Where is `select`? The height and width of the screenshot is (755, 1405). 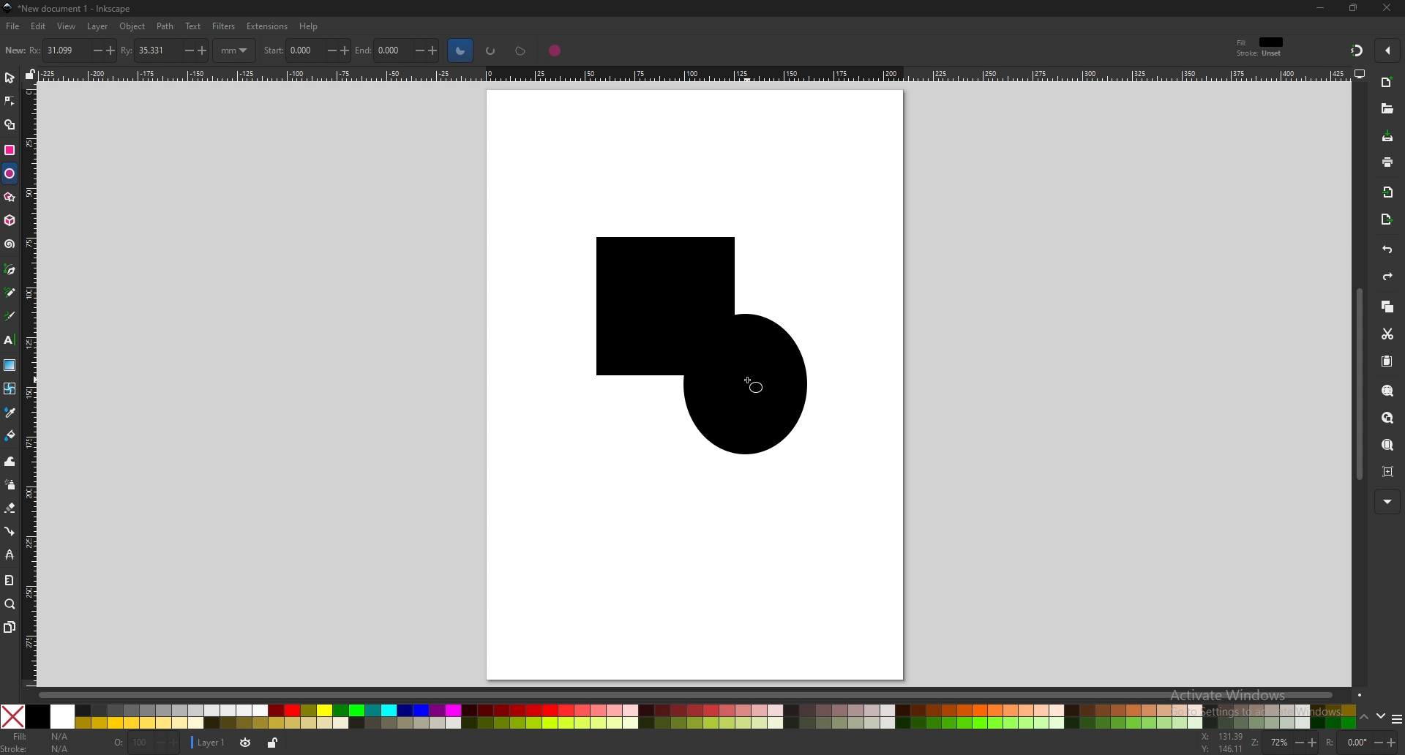 select is located at coordinates (10, 76).